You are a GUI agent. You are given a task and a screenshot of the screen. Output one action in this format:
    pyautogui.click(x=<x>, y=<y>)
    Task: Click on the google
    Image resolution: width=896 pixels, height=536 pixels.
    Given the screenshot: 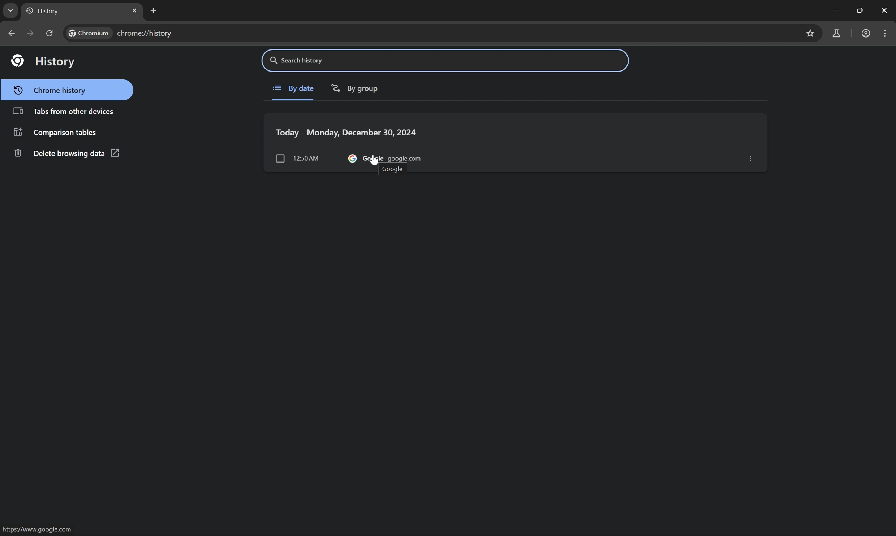 What is the action you would take?
    pyautogui.click(x=365, y=158)
    